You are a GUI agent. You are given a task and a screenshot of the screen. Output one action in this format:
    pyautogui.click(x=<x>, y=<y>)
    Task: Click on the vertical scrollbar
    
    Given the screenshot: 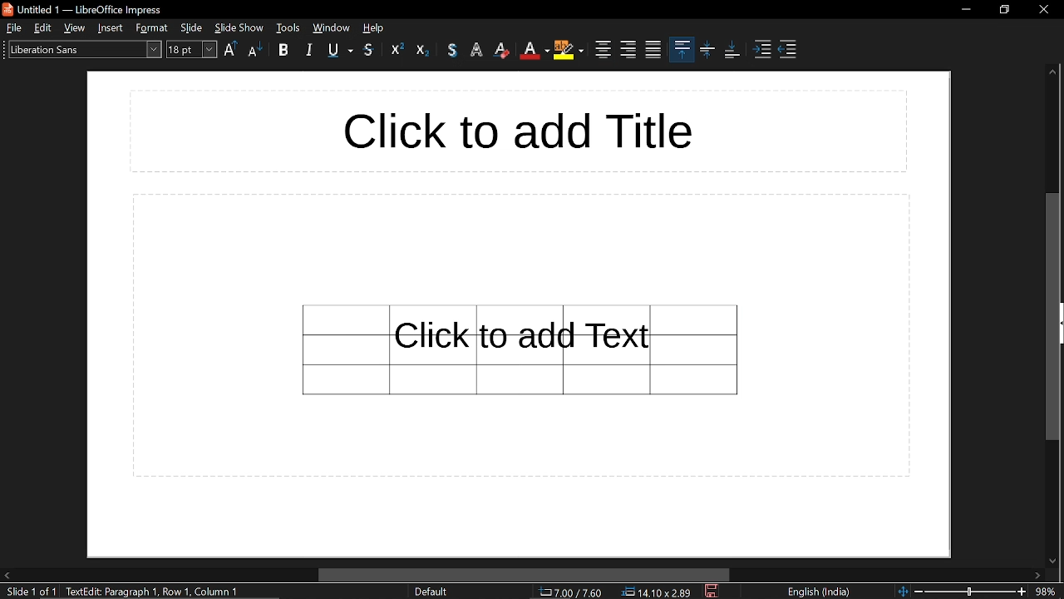 What is the action you would take?
    pyautogui.click(x=1052, y=315)
    